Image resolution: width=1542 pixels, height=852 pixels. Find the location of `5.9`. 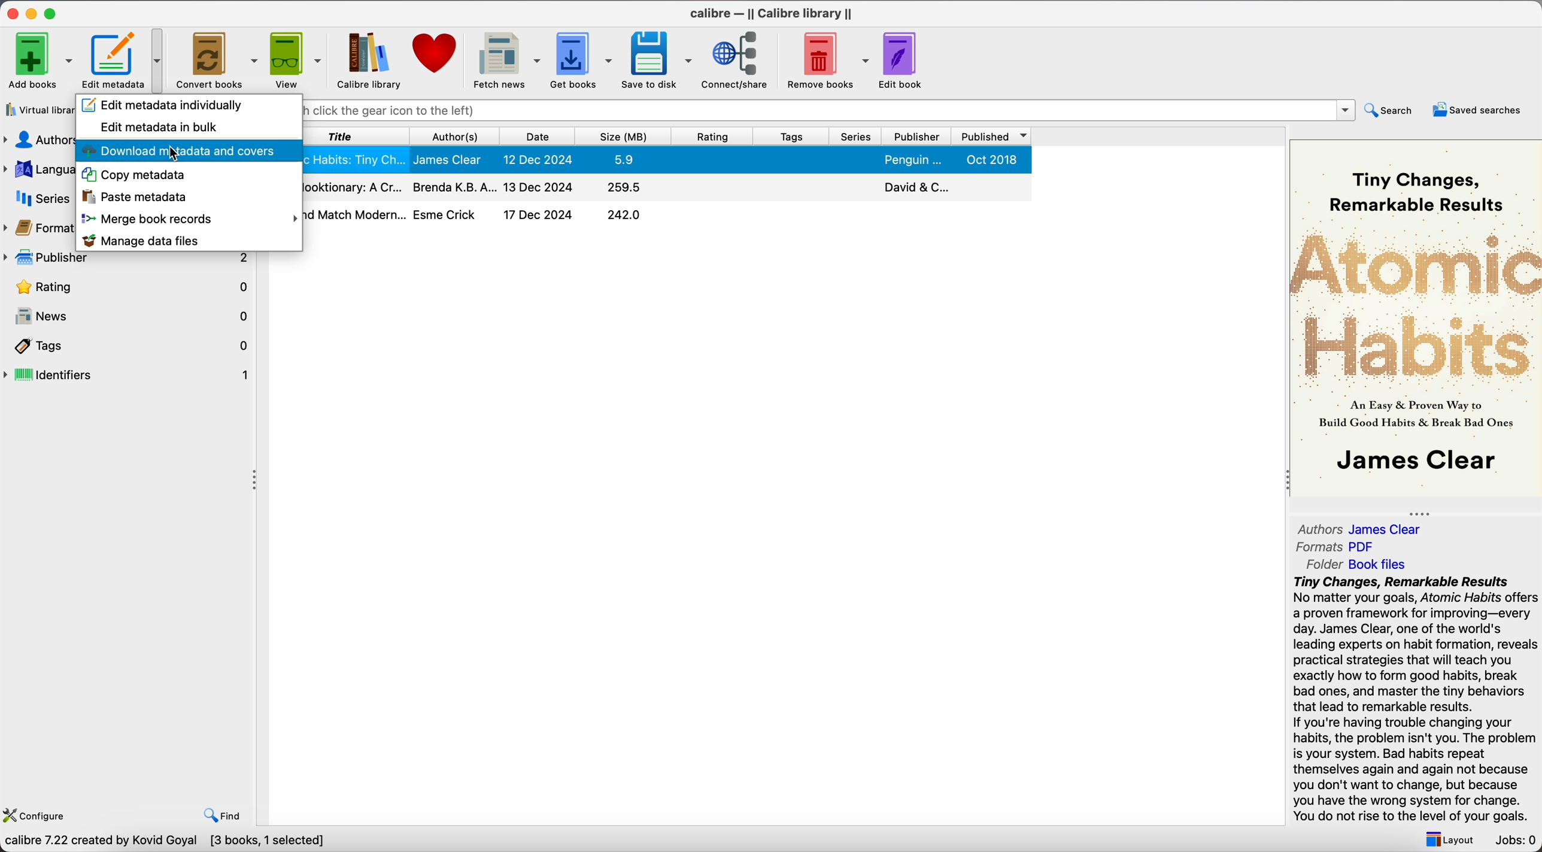

5.9 is located at coordinates (625, 159).